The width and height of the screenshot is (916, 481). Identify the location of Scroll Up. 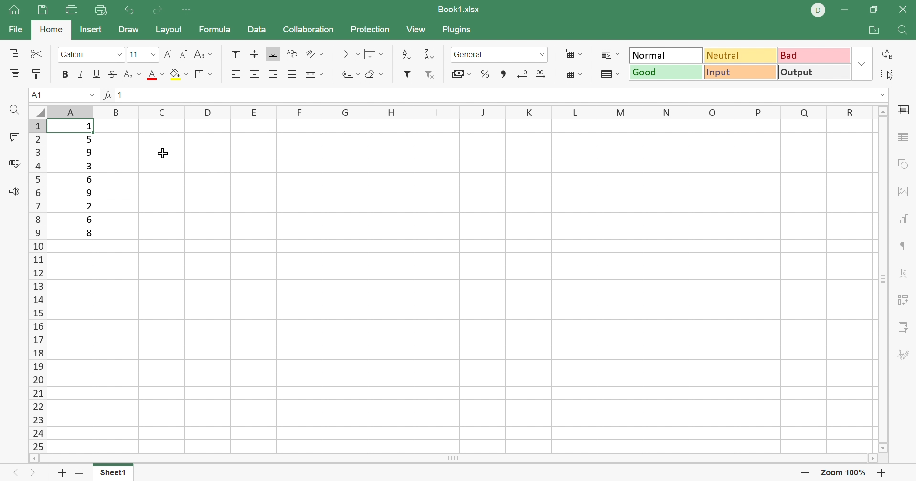
(883, 112).